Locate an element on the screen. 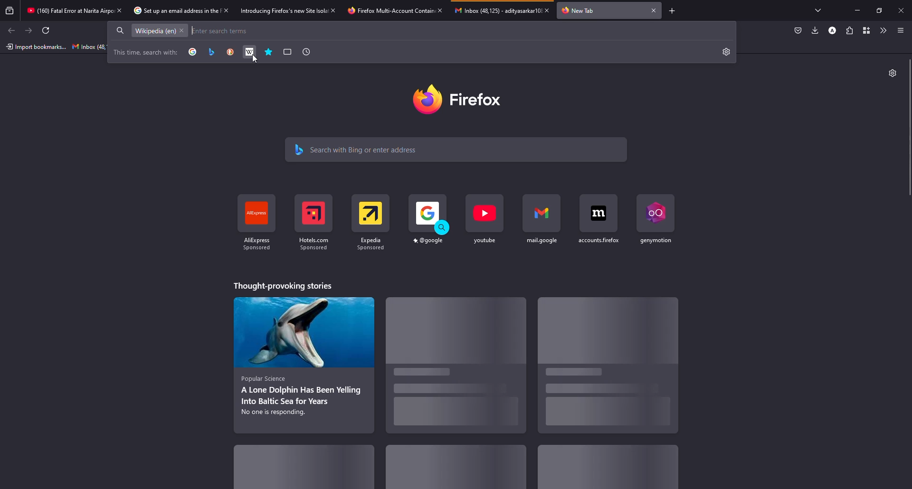 This screenshot has width=912, height=489. duck duck go is located at coordinates (230, 52).